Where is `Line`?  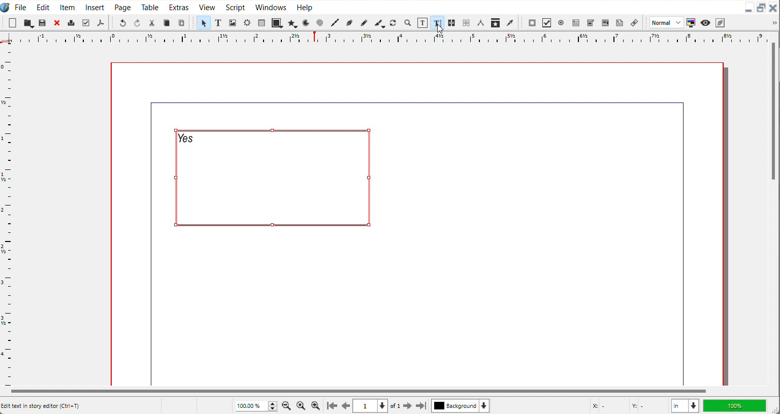
Line is located at coordinates (335, 23).